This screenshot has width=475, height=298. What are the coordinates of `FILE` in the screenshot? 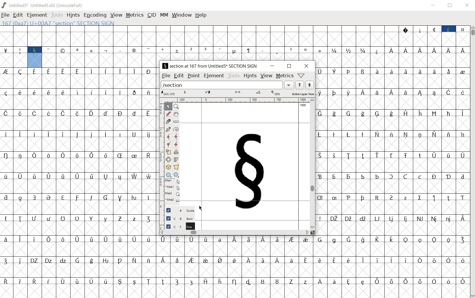 It's located at (6, 15).